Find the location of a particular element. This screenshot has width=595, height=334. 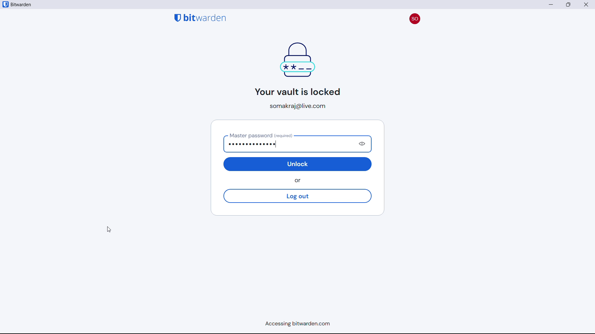

Toggle visibility  is located at coordinates (363, 144).